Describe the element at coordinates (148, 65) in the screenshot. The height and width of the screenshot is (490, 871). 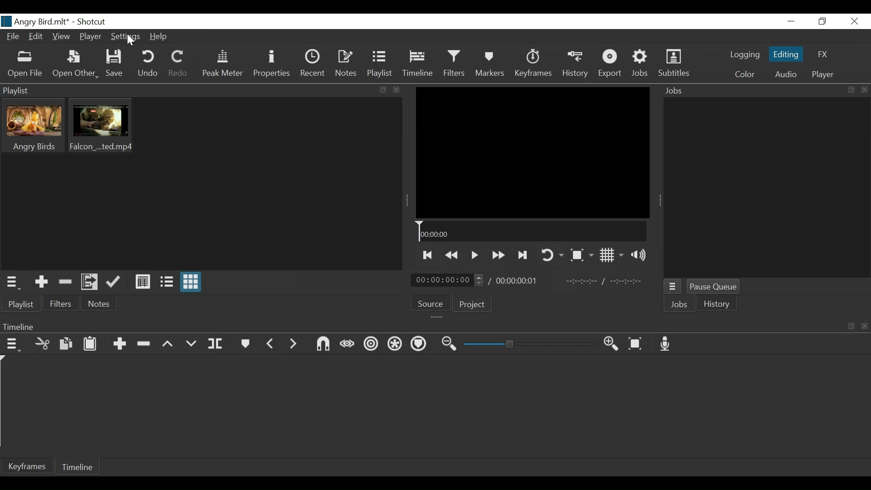
I see `Undo` at that location.